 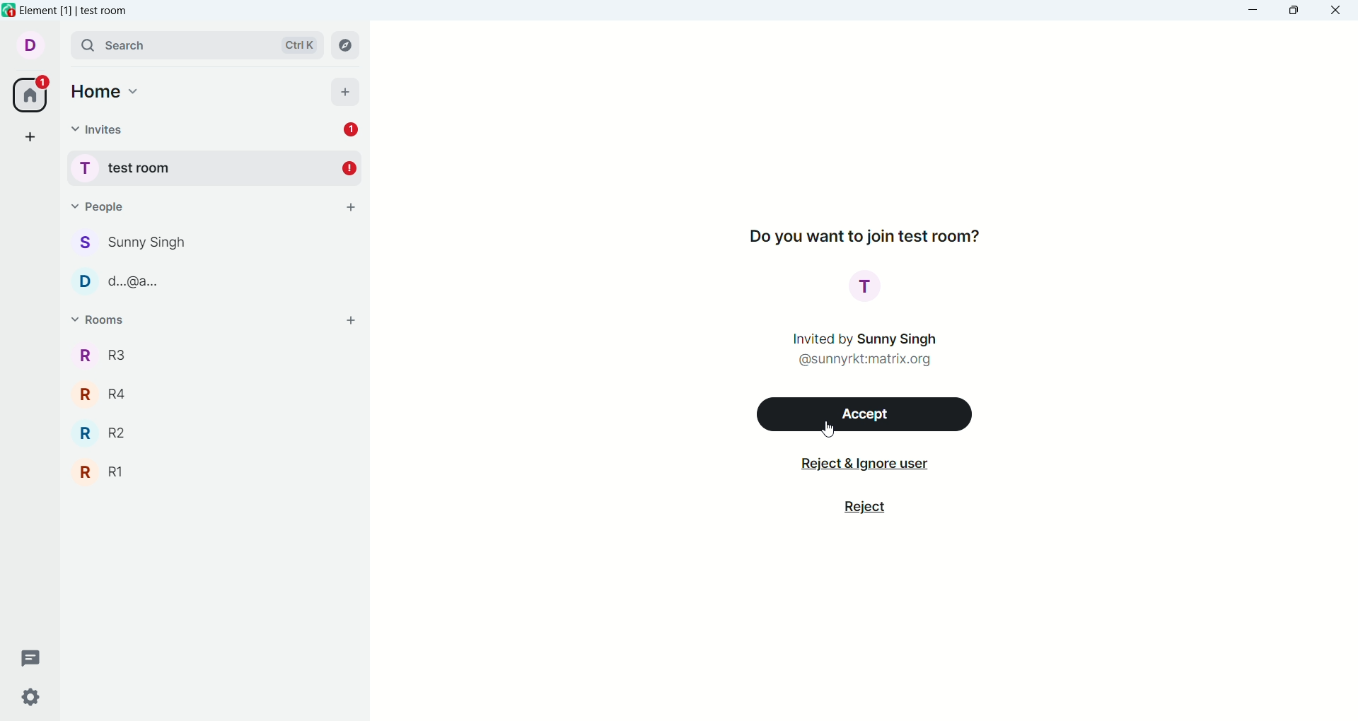 What do you see at coordinates (30, 45) in the screenshot?
I see `account` at bounding box center [30, 45].